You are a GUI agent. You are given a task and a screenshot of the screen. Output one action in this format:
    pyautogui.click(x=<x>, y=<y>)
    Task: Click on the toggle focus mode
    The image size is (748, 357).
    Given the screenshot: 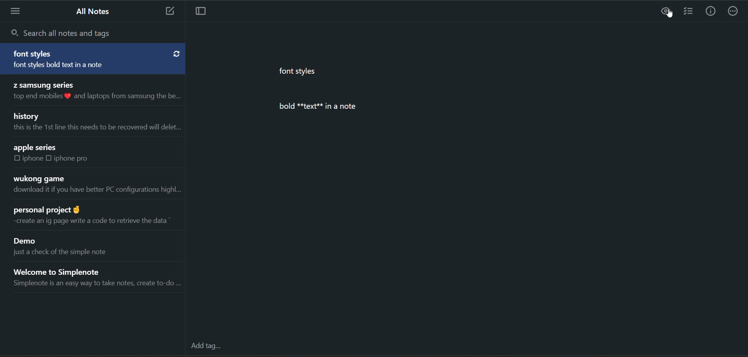 What is the action you would take?
    pyautogui.click(x=205, y=12)
    